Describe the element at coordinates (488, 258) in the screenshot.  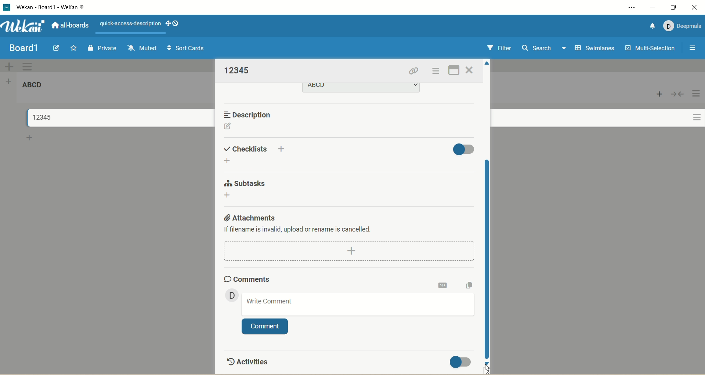
I see `vertical scroll bar` at that location.